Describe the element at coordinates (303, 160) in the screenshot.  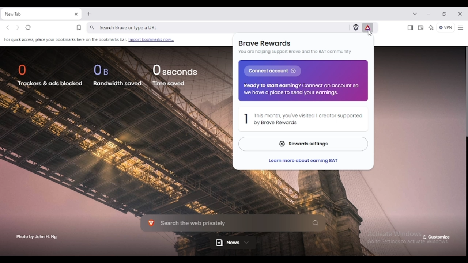
I see `learn more about earning BAT` at that location.